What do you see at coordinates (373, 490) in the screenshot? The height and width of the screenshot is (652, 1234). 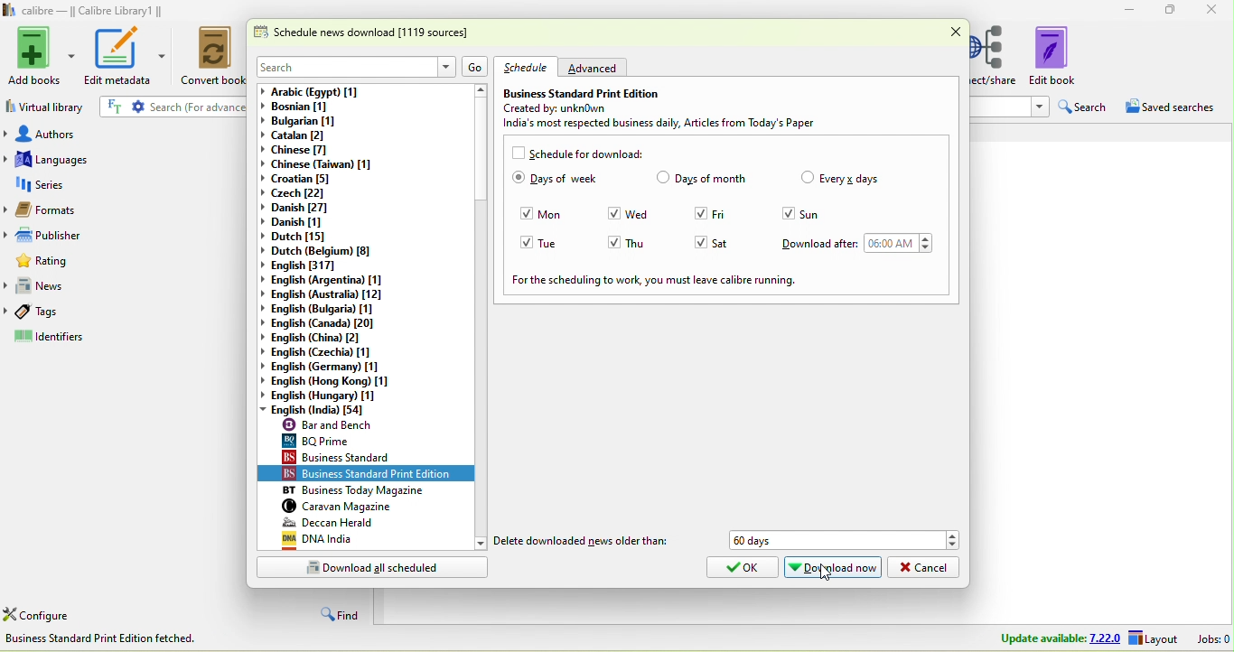 I see `business today magazine` at bounding box center [373, 490].